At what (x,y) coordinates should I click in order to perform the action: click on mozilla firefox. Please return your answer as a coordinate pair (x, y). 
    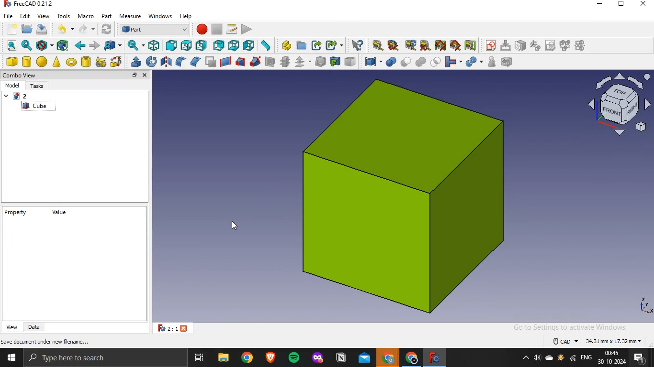
    Looking at the image, I should click on (317, 358).